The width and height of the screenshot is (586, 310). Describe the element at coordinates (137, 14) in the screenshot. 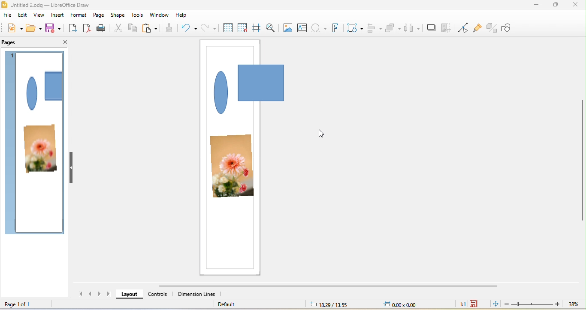

I see `tools` at that location.